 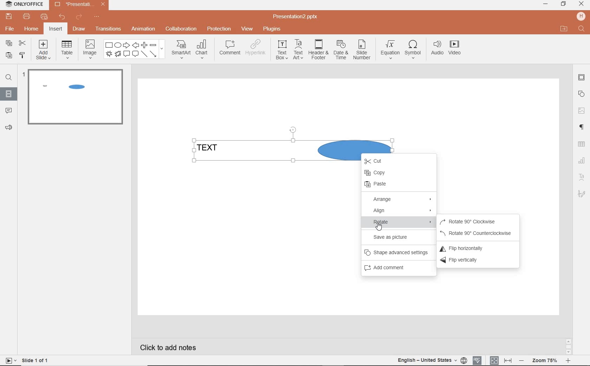 What do you see at coordinates (396, 185) in the screenshot?
I see `paste` at bounding box center [396, 185].